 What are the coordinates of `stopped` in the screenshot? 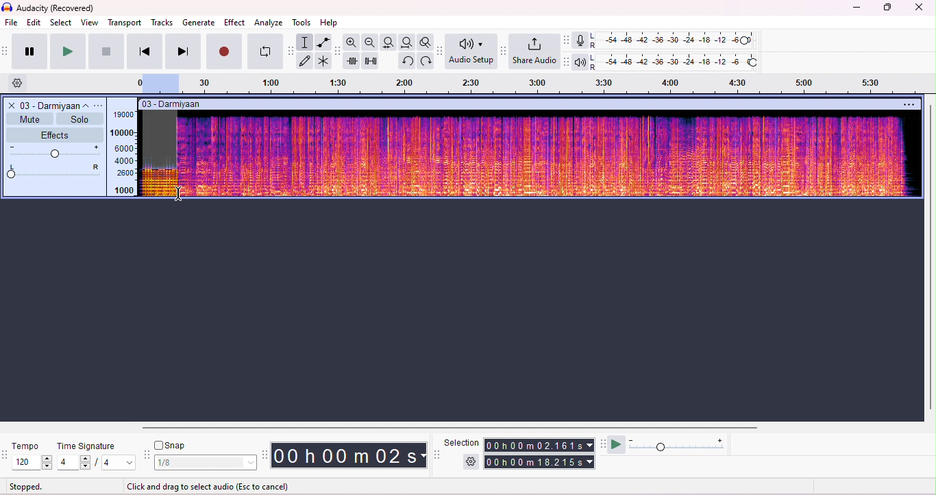 It's located at (26, 486).